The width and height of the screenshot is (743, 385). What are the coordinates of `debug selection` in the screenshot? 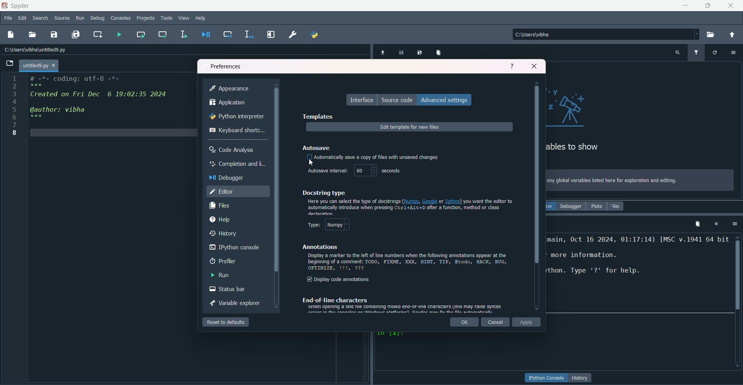 It's located at (248, 34).